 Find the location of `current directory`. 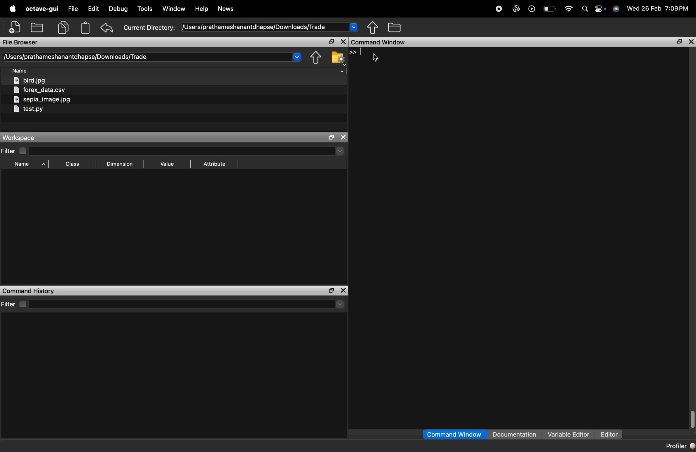

current directory is located at coordinates (153, 57).